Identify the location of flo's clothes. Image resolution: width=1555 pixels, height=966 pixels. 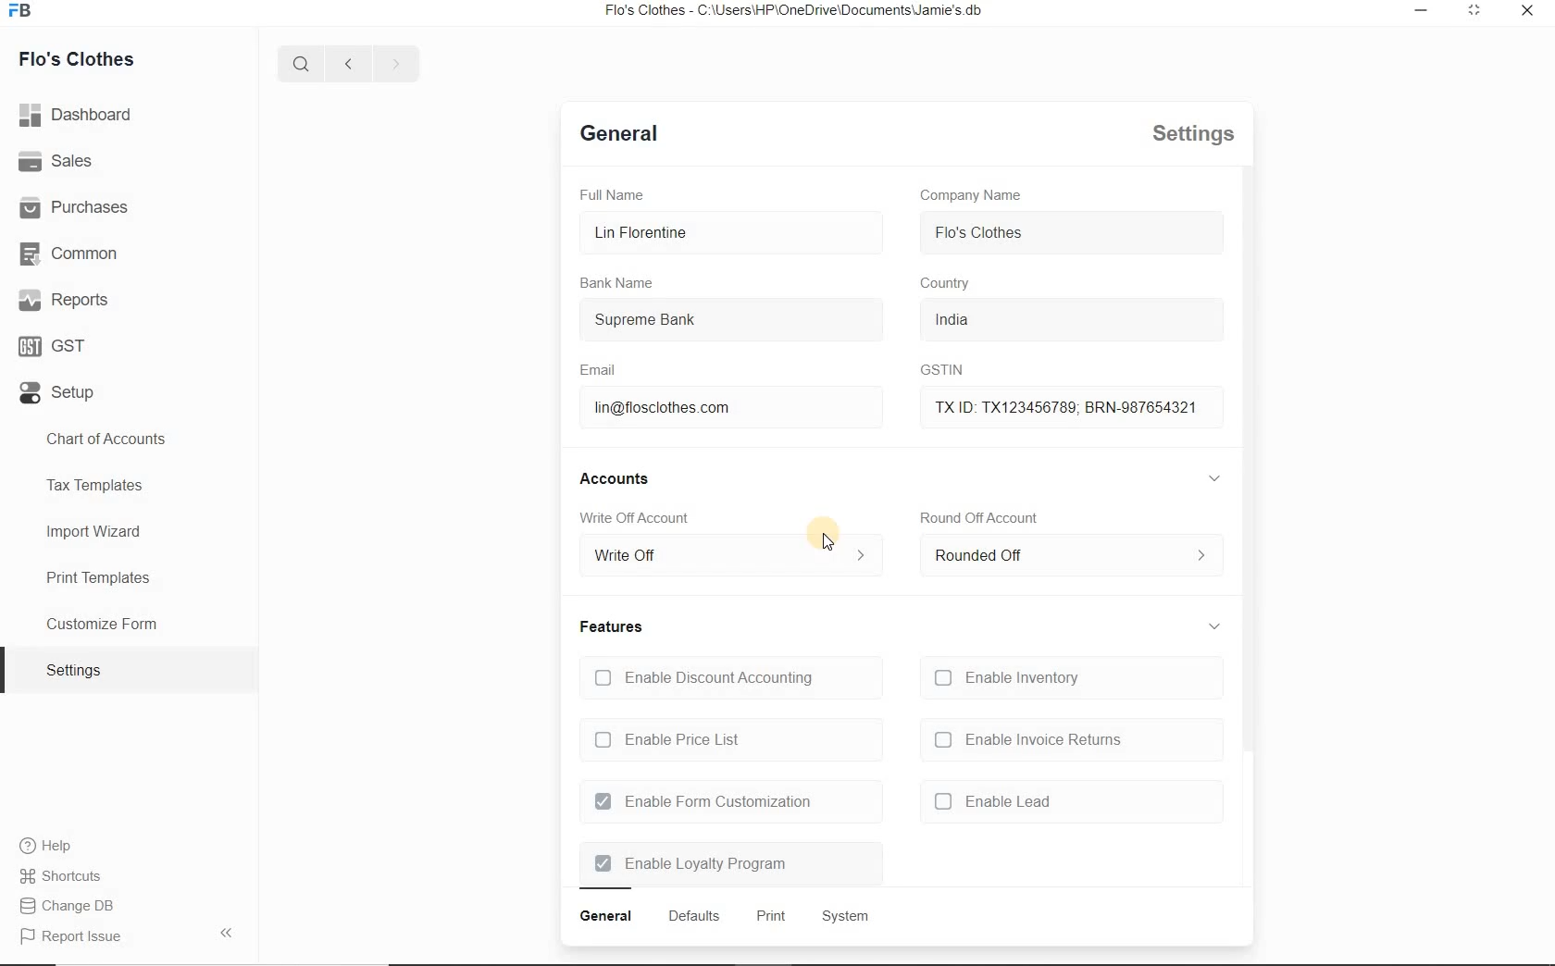
(980, 232).